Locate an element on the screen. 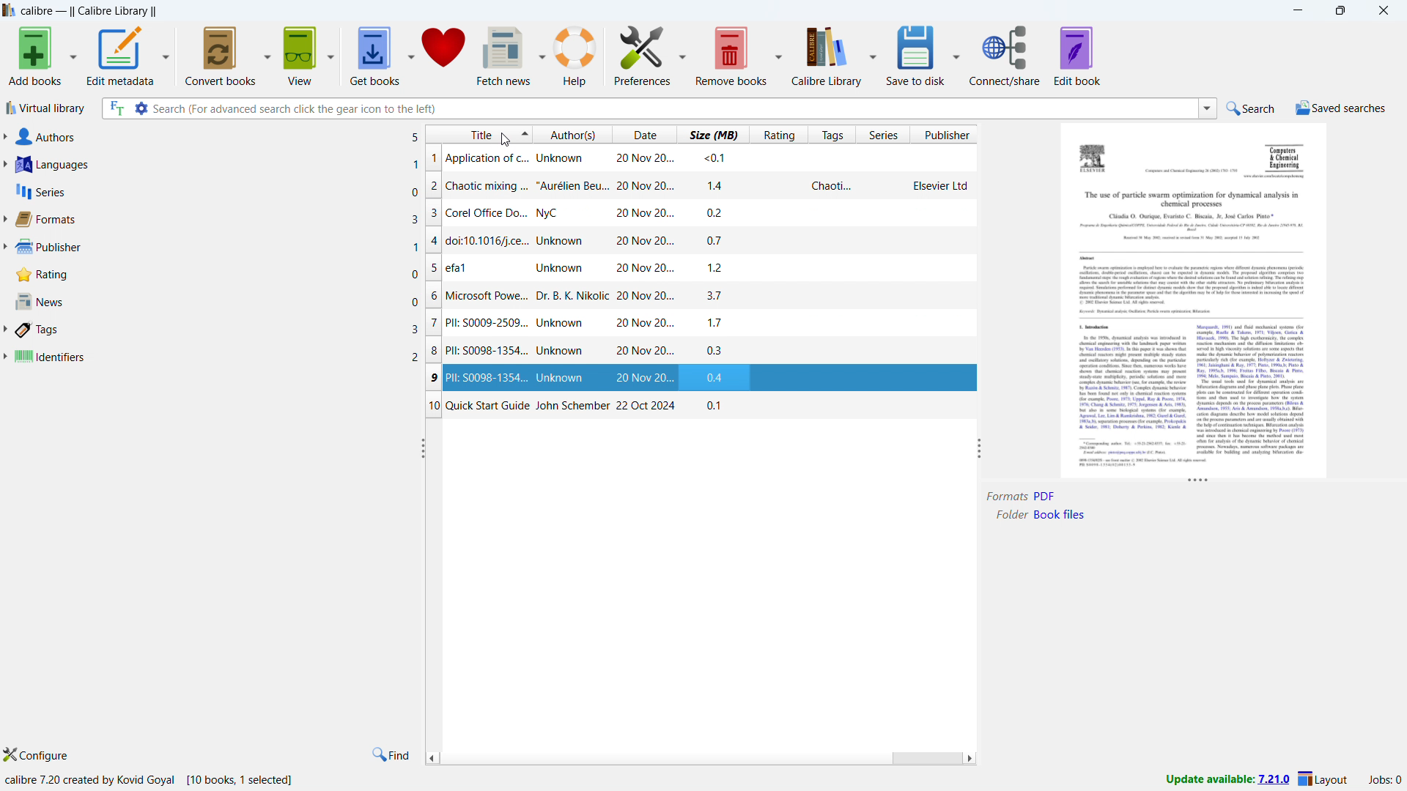  Chaoti... is located at coordinates (838, 187).